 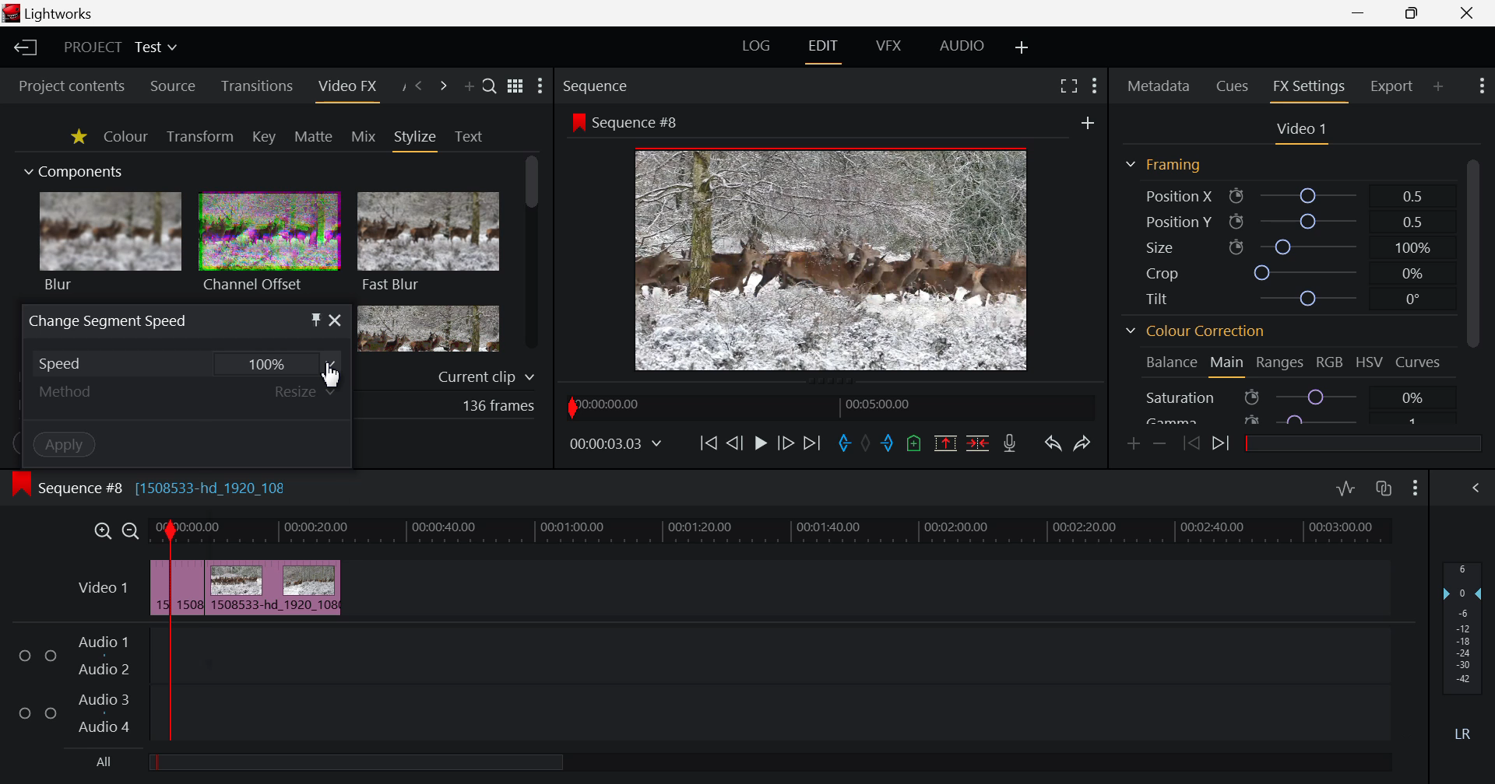 I want to click on 136 frames, so click(x=495, y=407).